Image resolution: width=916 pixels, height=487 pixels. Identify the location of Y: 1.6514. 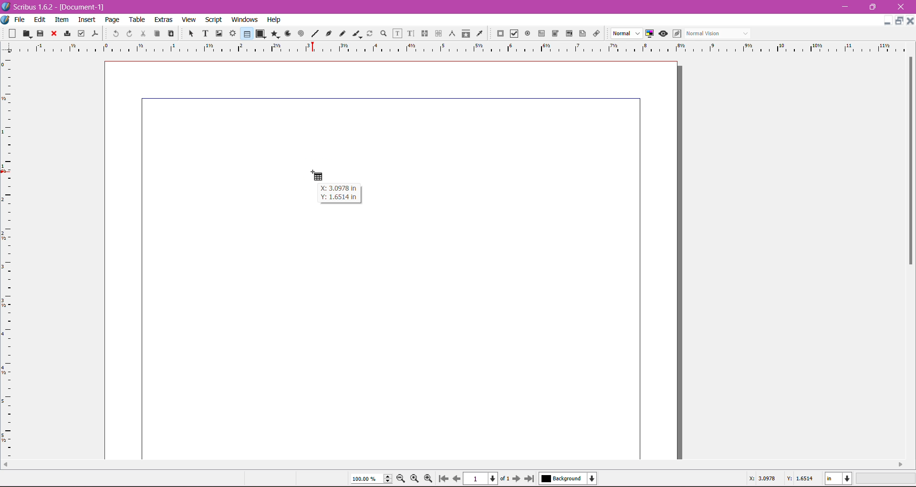
(800, 478).